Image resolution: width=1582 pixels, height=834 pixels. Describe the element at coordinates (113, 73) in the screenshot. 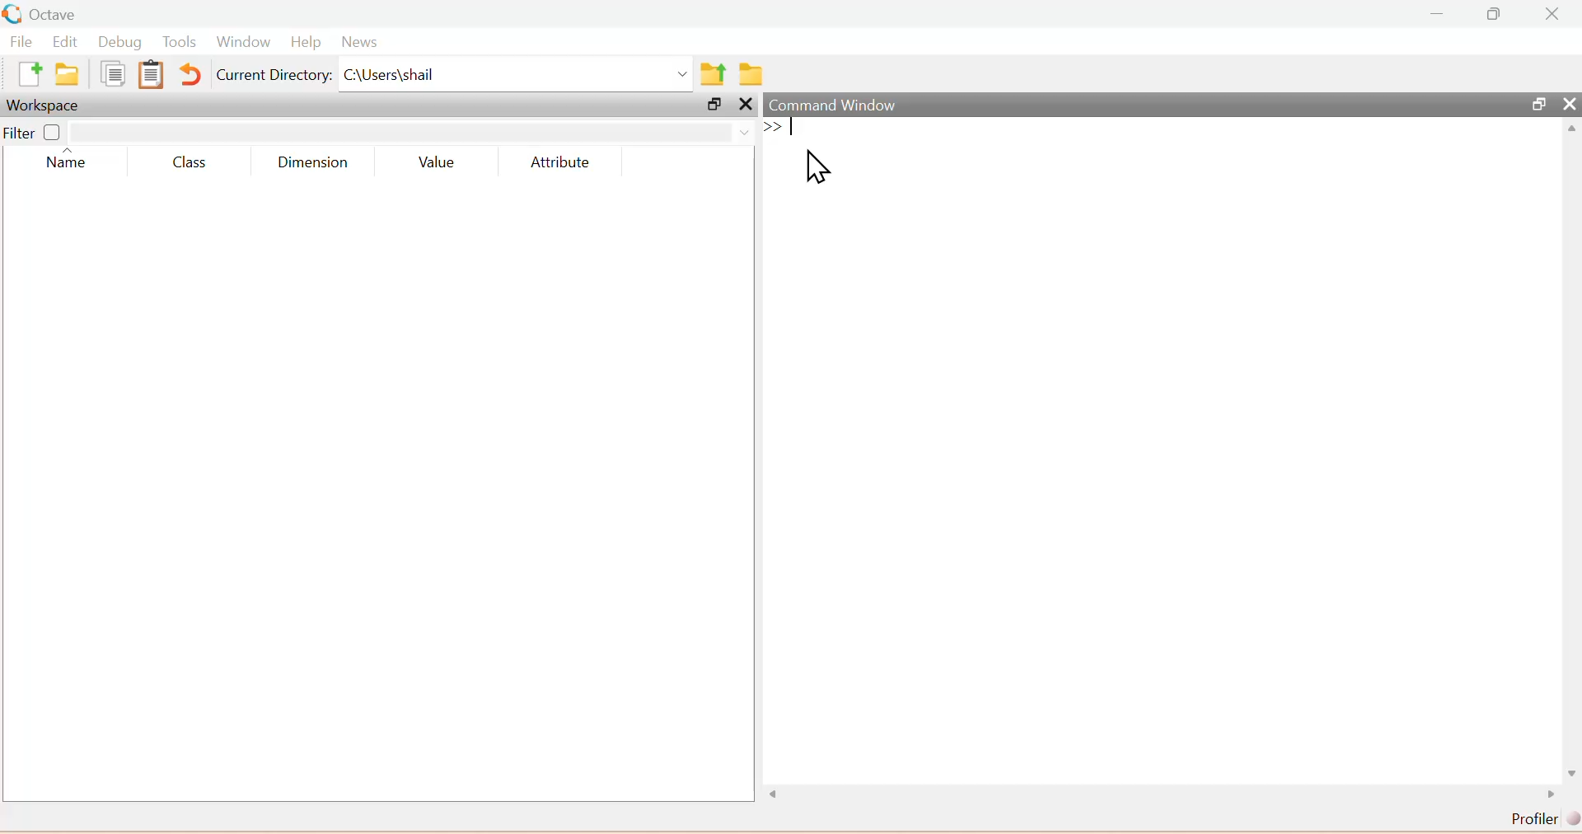

I see `copy` at that location.